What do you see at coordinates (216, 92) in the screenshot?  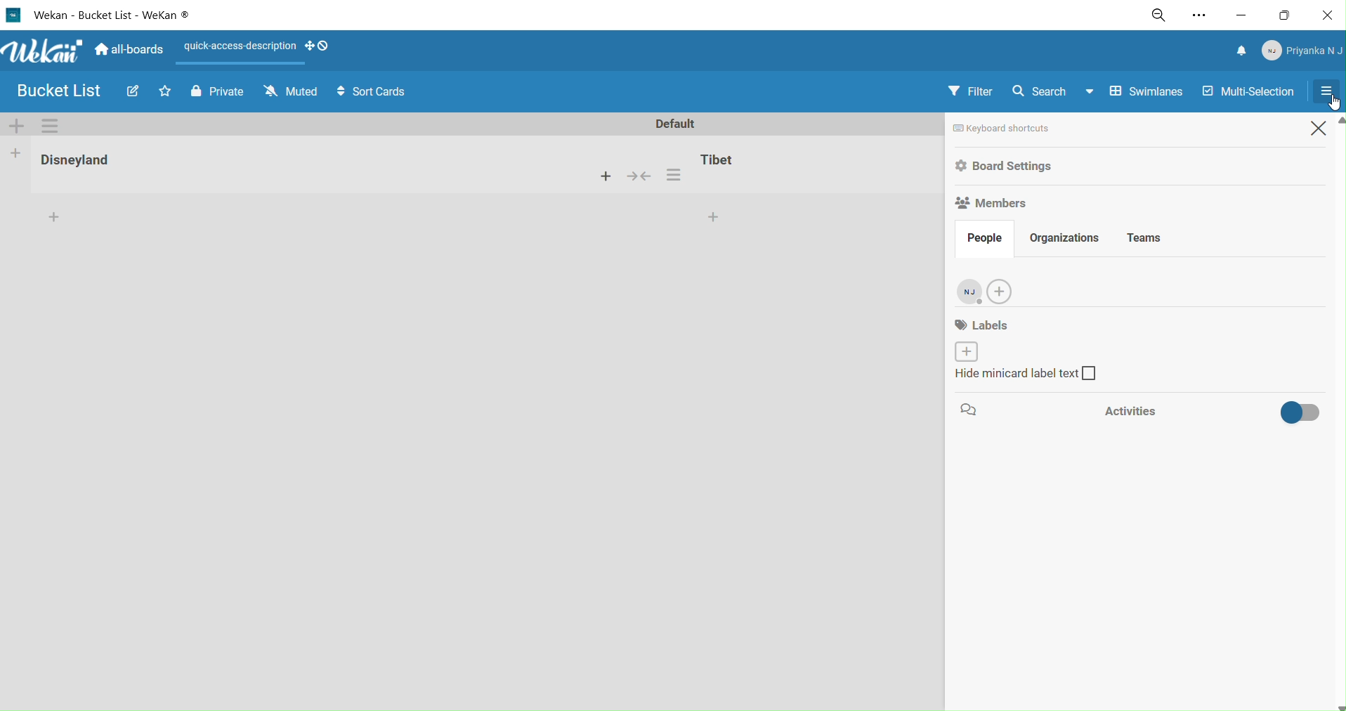 I see `private` at bounding box center [216, 92].